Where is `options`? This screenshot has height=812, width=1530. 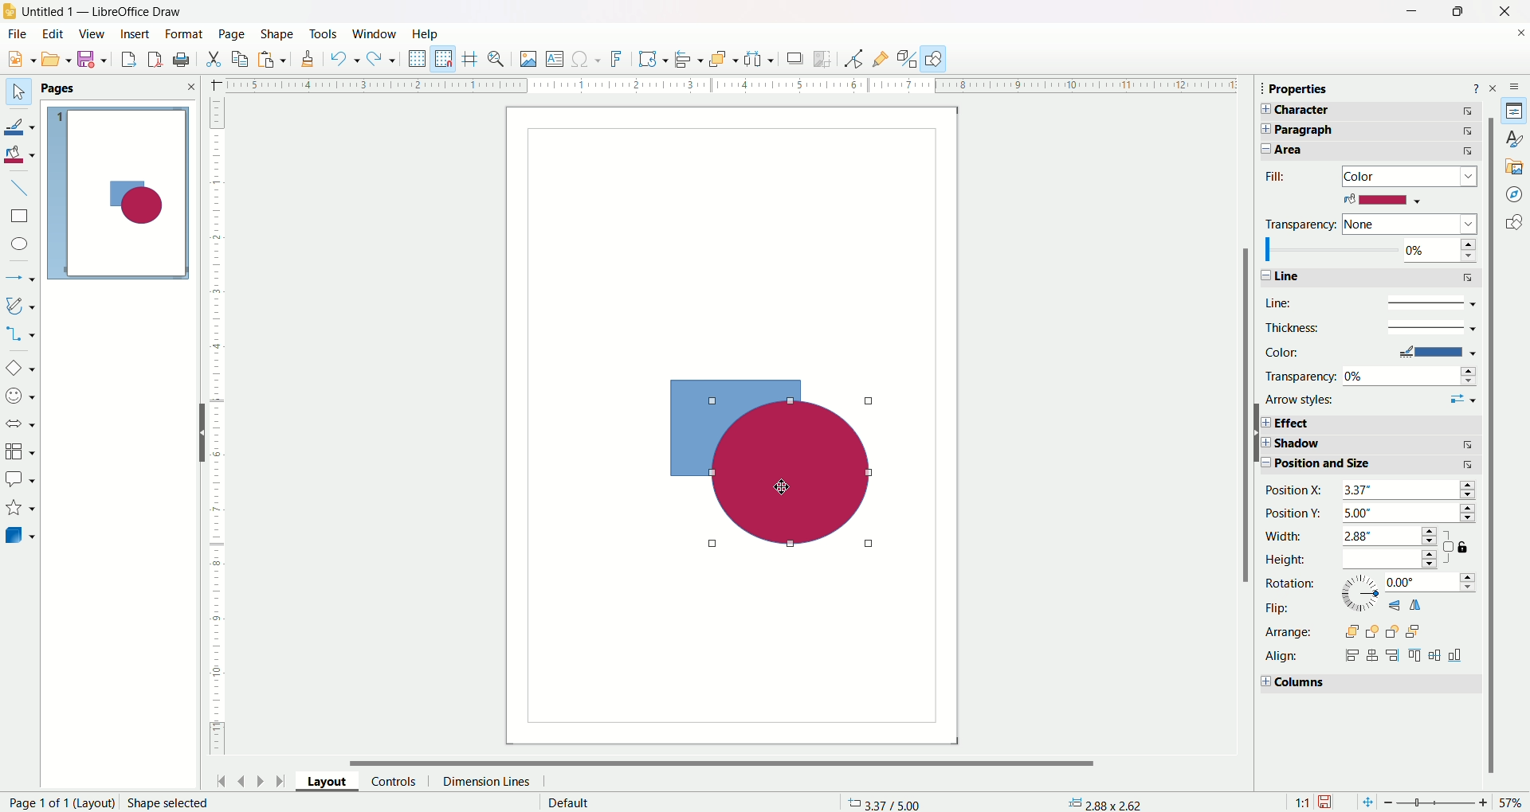
options is located at coordinates (1517, 84).